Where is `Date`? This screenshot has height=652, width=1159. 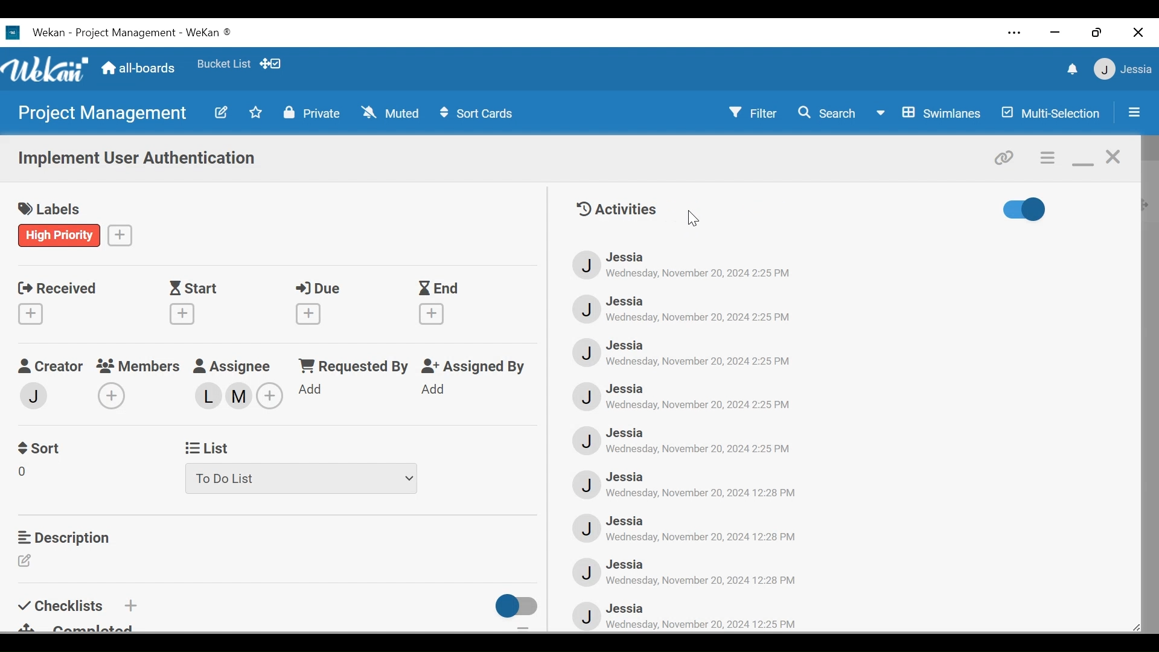
Date is located at coordinates (702, 318).